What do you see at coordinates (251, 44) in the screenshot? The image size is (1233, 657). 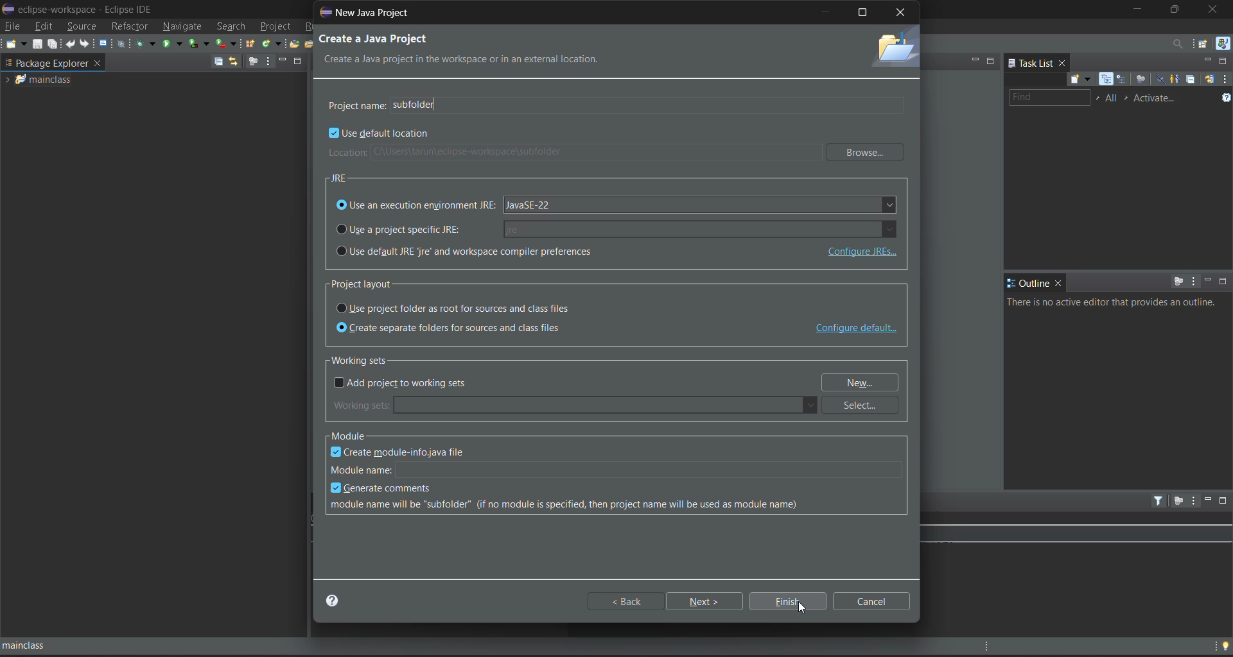 I see `new java package` at bounding box center [251, 44].